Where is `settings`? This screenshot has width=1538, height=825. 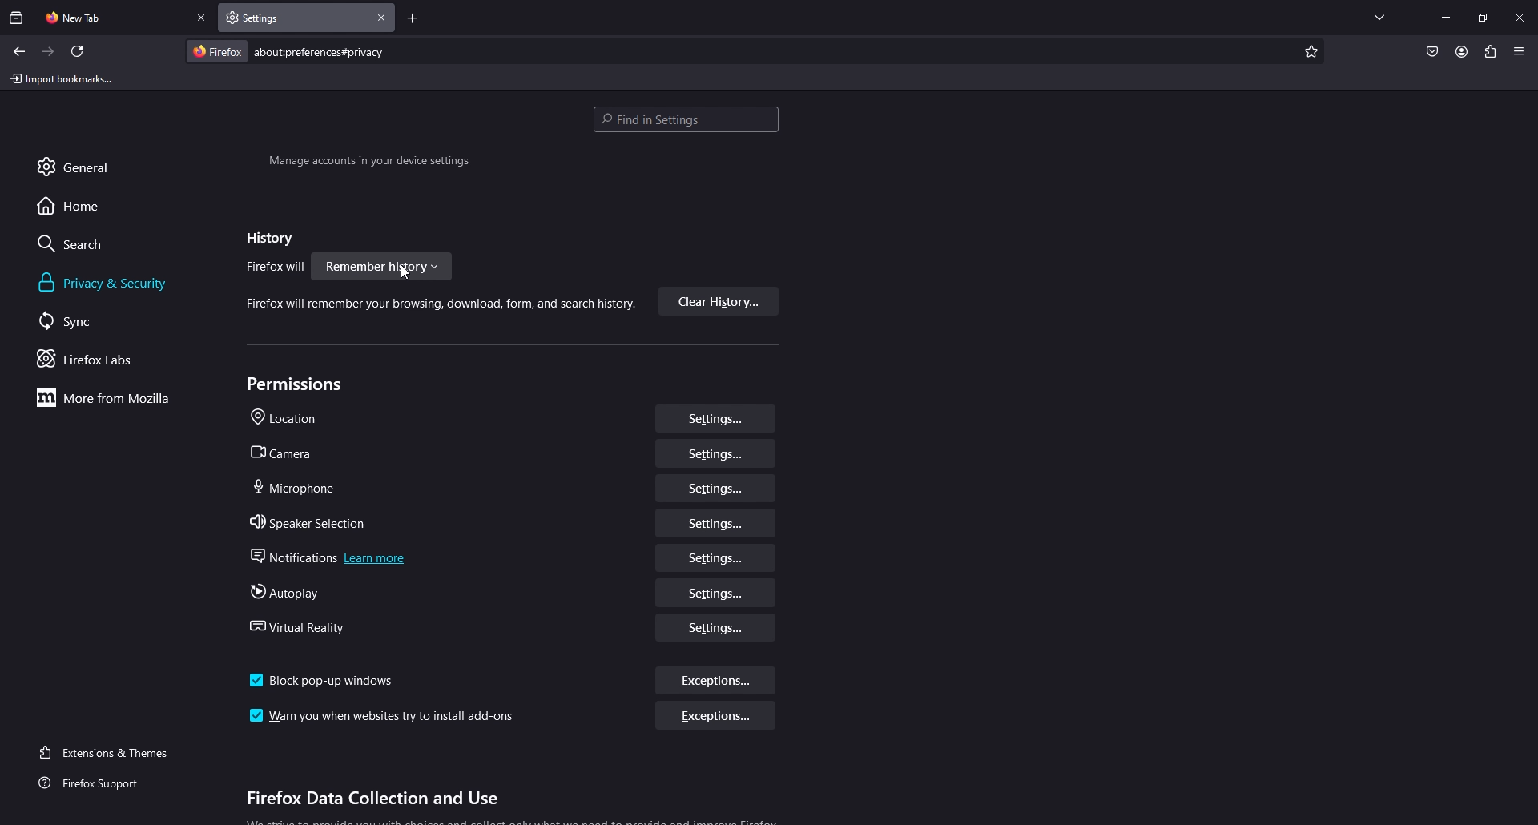 settings is located at coordinates (717, 522).